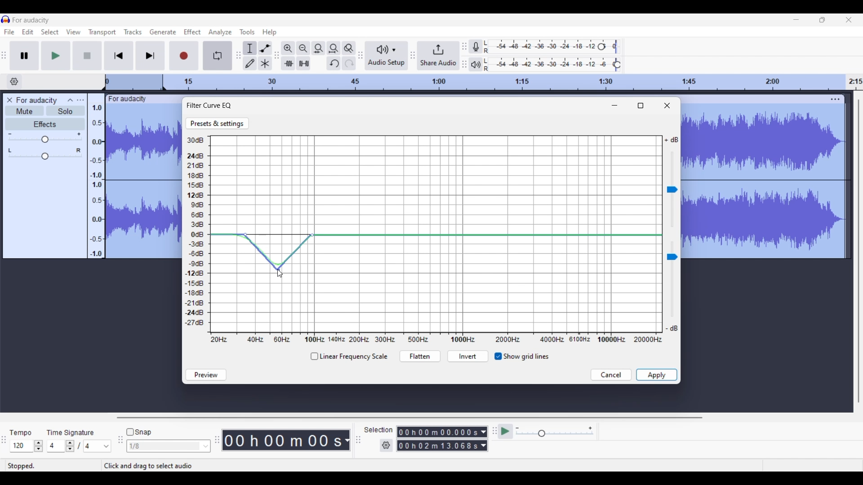 The width and height of the screenshot is (863, 485). Describe the element at coordinates (672, 328) in the screenshot. I see `Indicates min. sound` at that location.